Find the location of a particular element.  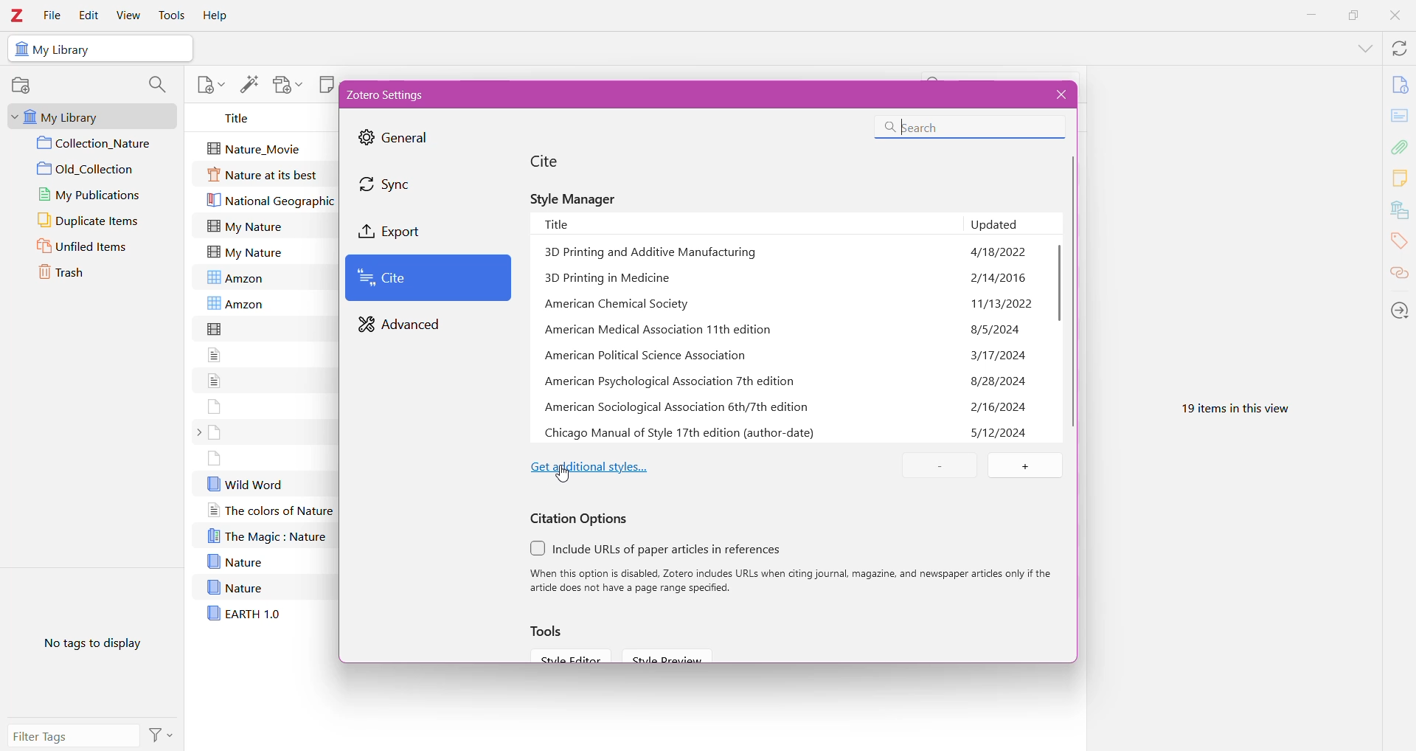

General is located at coordinates (399, 139).